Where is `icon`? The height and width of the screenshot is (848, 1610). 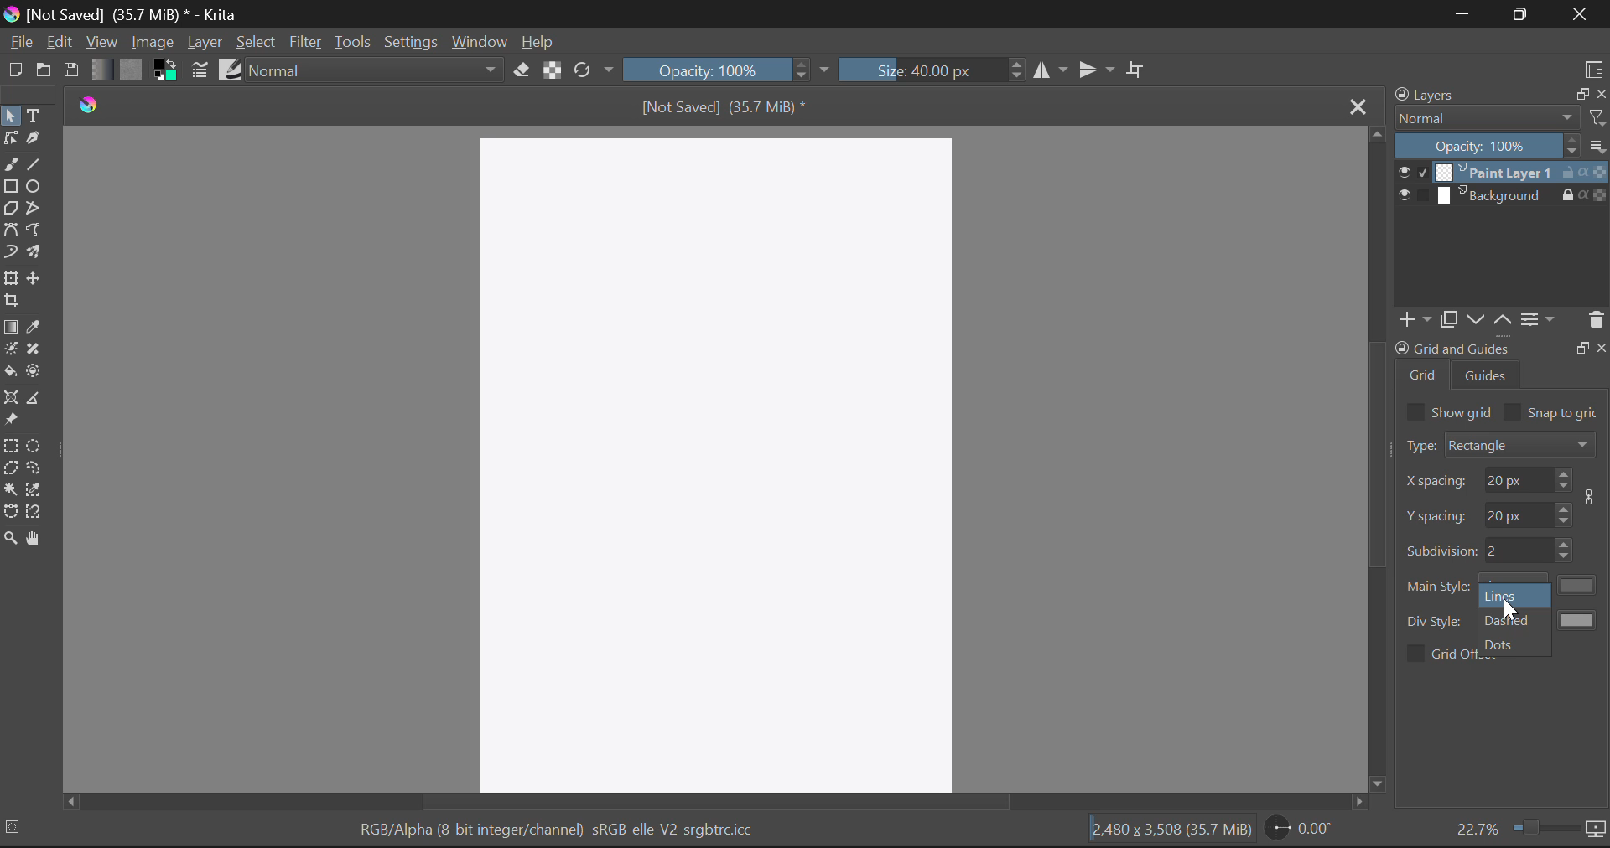 icon is located at coordinates (1593, 497).